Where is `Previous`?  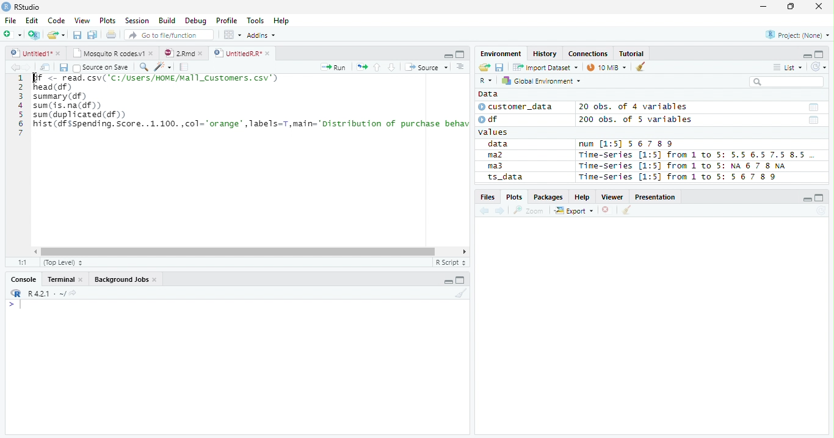 Previous is located at coordinates (486, 211).